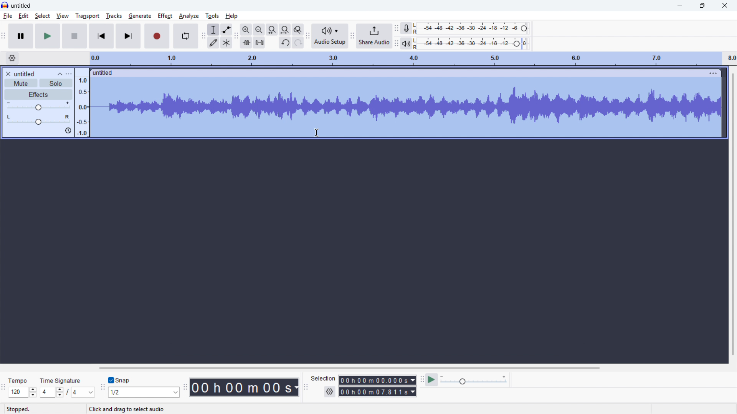 This screenshot has width=737, height=414. I want to click on Selection toolbar , so click(306, 388).